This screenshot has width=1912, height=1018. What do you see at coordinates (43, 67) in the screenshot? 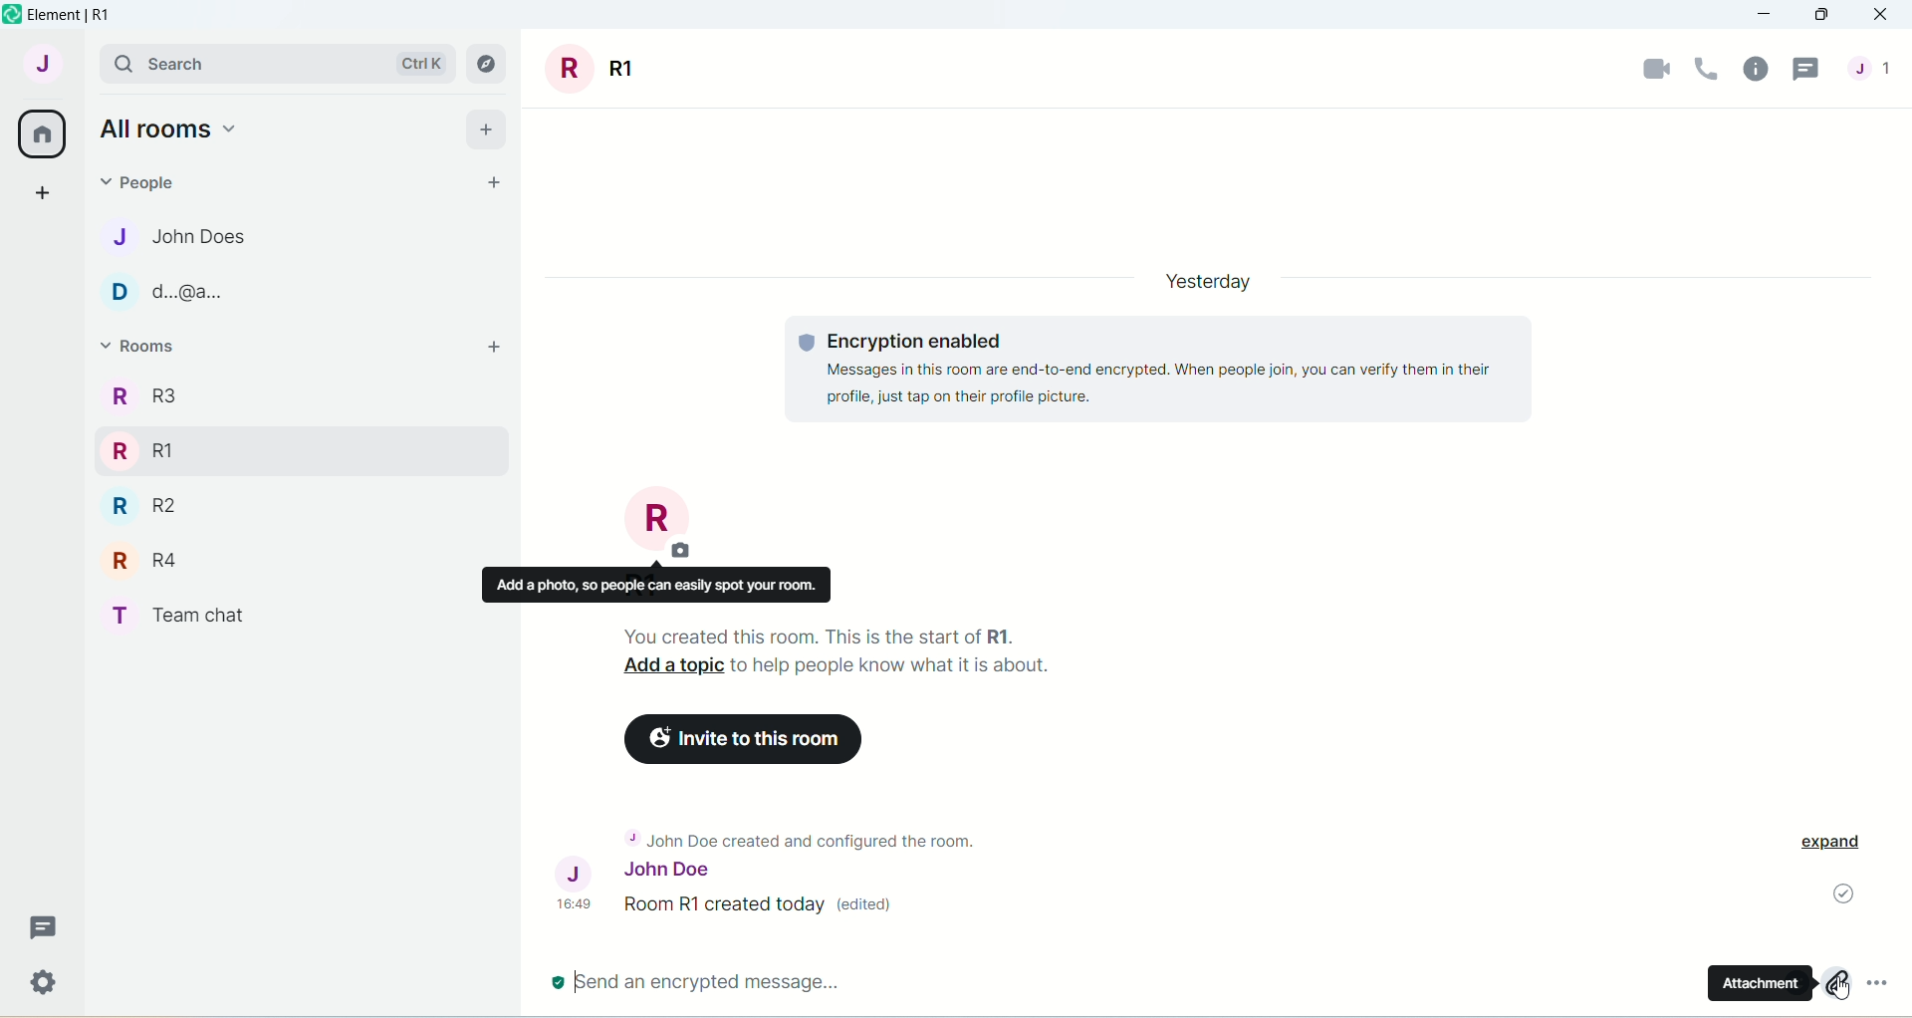
I see `account` at bounding box center [43, 67].